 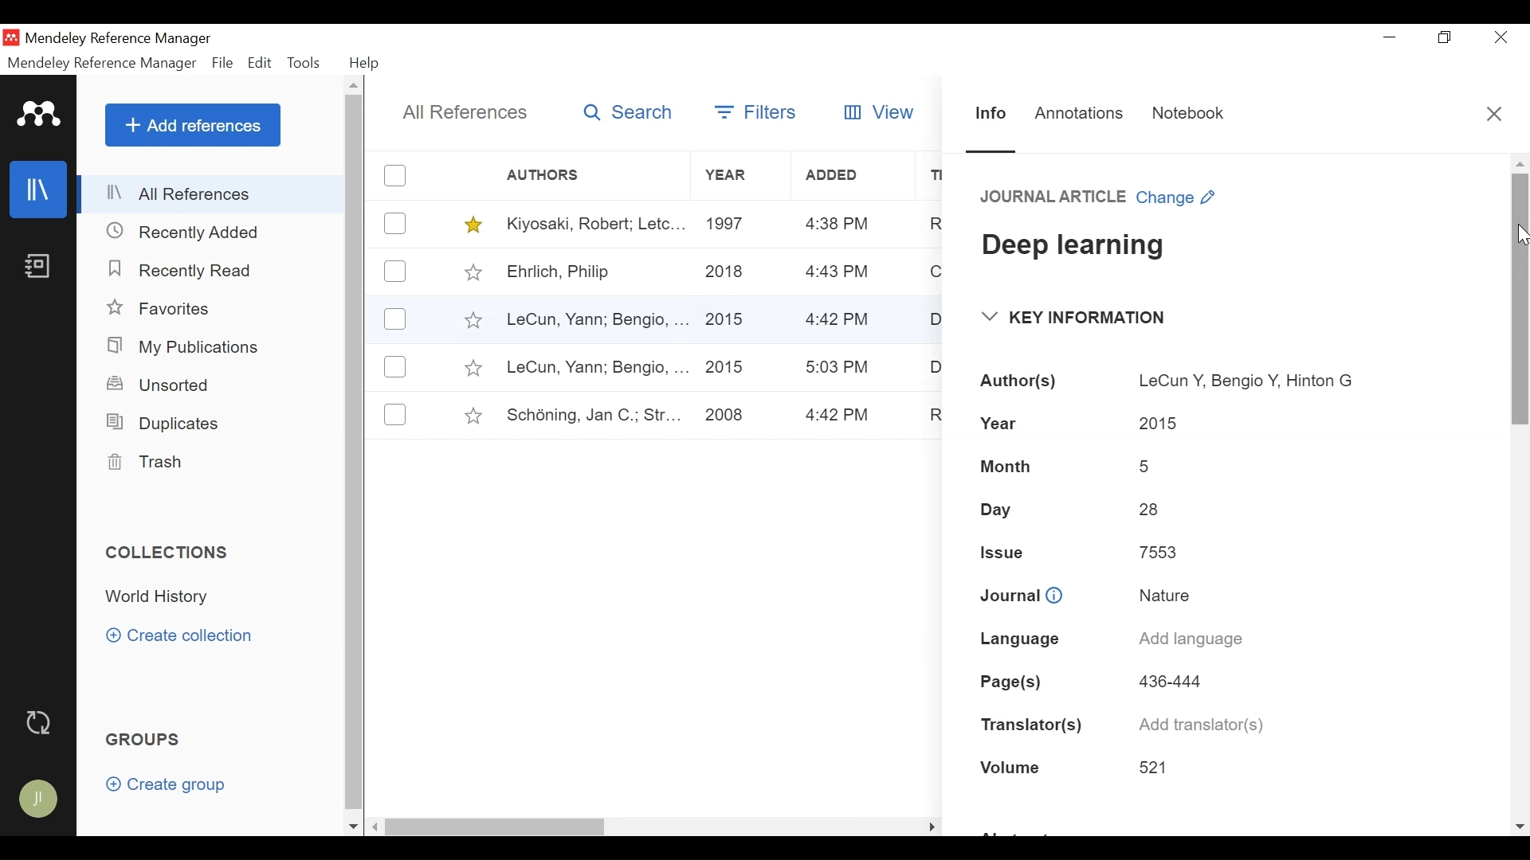 What do you see at coordinates (162, 597) in the screenshot?
I see `Collection` at bounding box center [162, 597].